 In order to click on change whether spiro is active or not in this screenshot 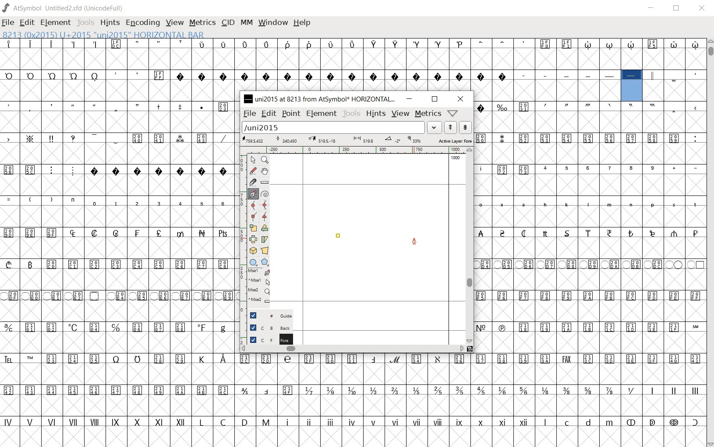, I will do `click(265, 194)`.